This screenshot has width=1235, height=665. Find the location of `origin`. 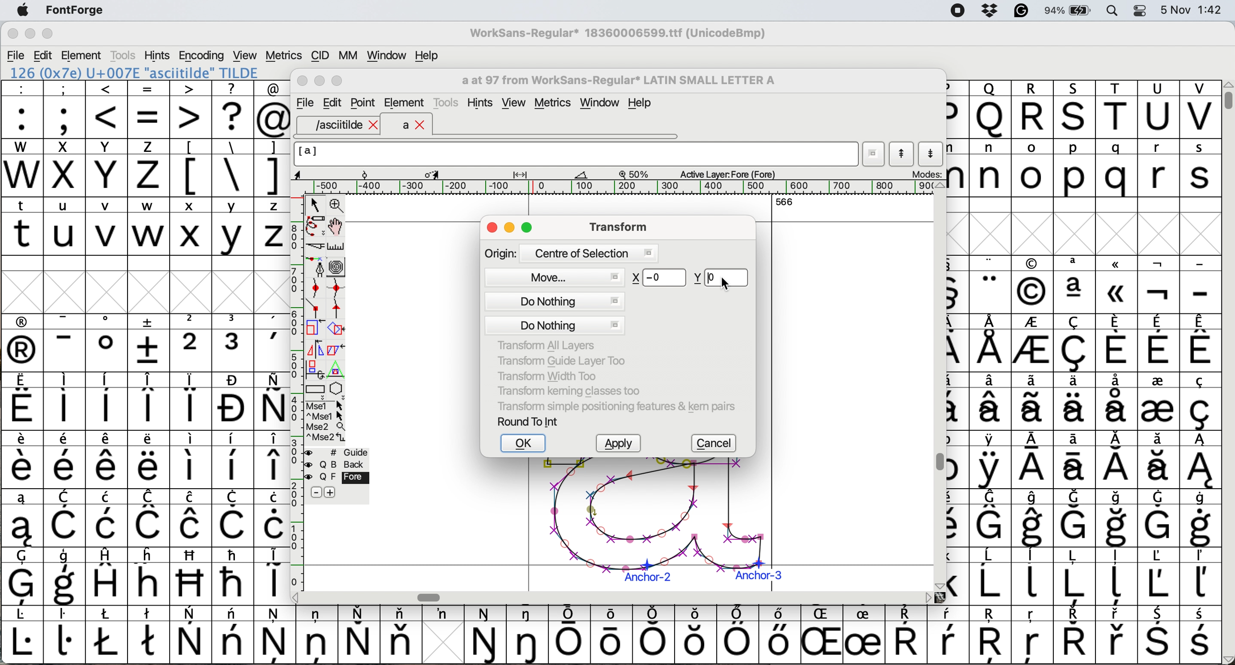

origin is located at coordinates (571, 252).